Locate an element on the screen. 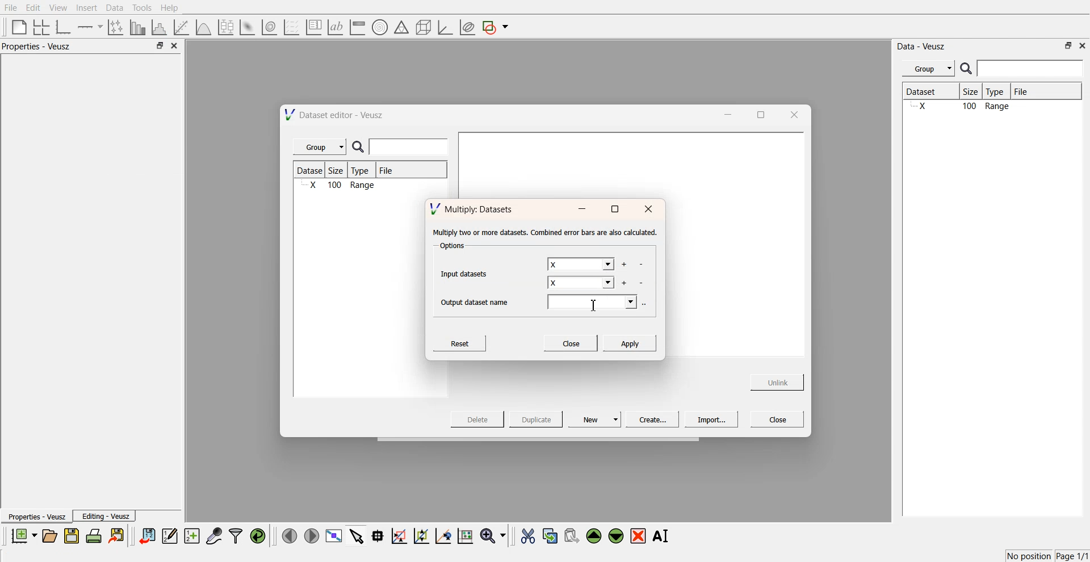 The image size is (1090, 562). reset the graph axes is located at coordinates (465, 536).